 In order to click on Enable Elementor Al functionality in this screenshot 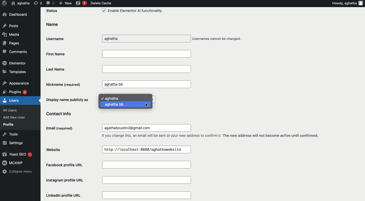, I will do `click(132, 11)`.